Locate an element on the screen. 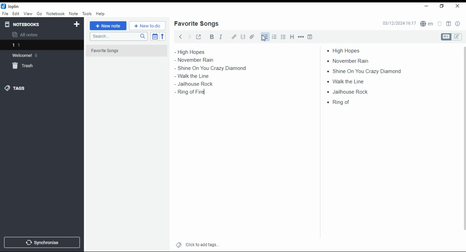 This screenshot has width=466, height=252. high hopes is located at coordinates (199, 52).